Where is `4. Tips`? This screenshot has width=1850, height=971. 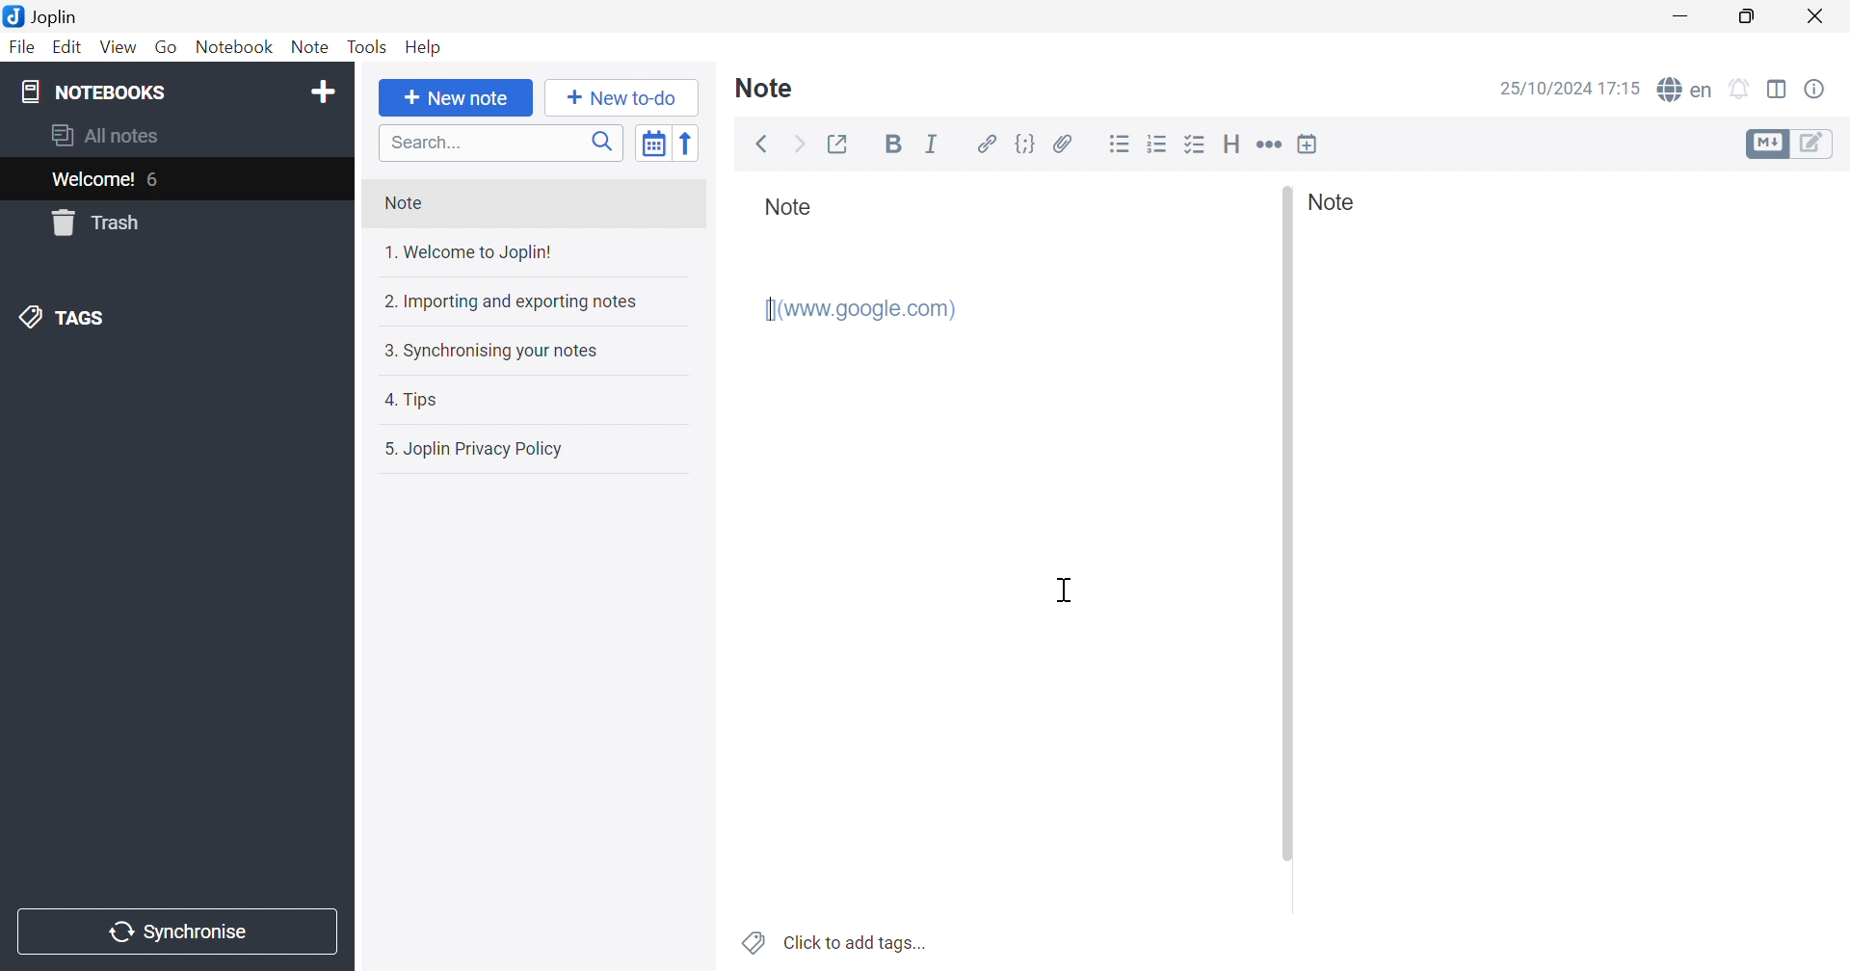
4. Tips is located at coordinates (526, 401).